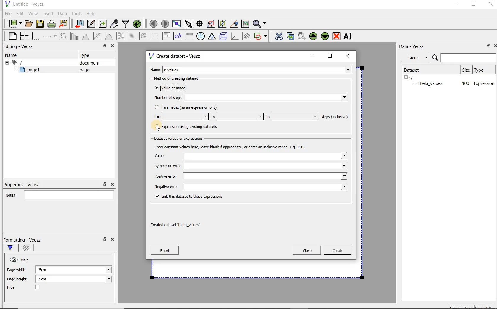 Image resolution: width=497 pixels, height=309 pixels. I want to click on Untitled - Veusz, so click(24, 4).